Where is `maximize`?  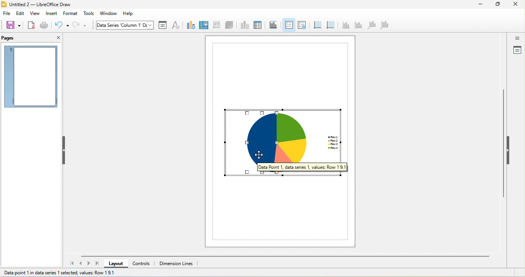
maximize is located at coordinates (498, 5).